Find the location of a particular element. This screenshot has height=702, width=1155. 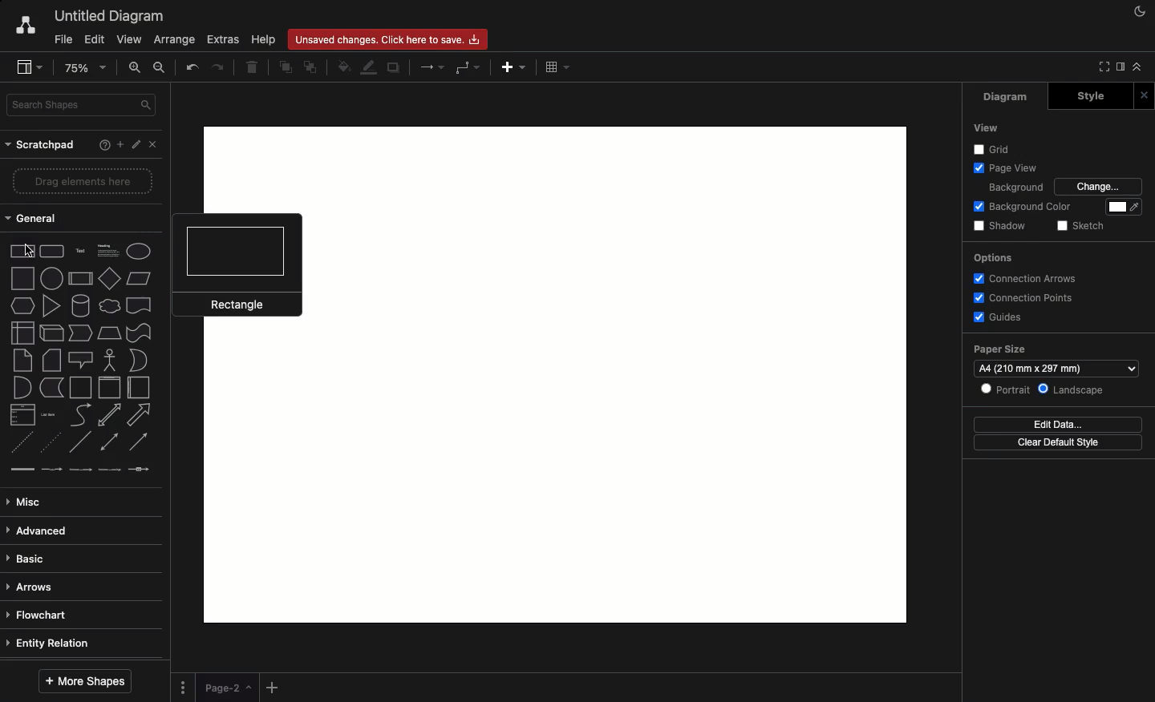

bidirectional connector is located at coordinates (109, 440).